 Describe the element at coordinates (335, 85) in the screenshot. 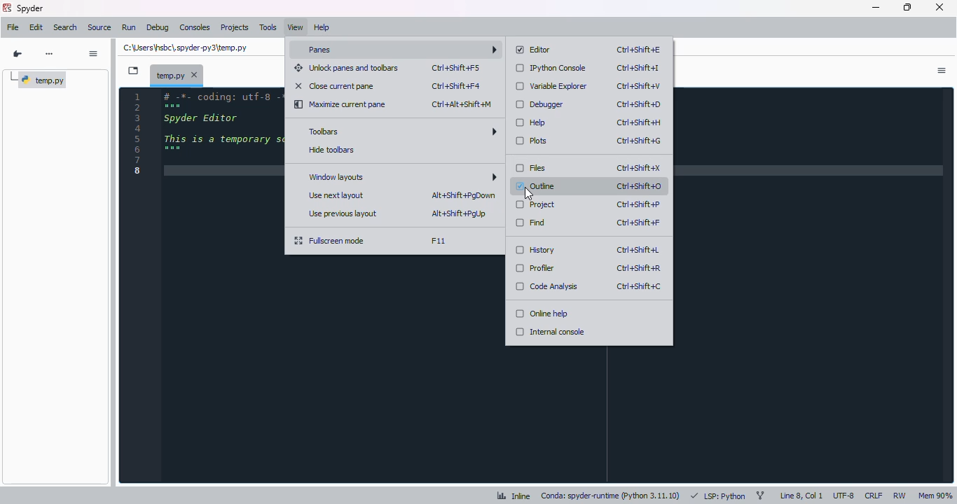

I see `close current pane` at that location.